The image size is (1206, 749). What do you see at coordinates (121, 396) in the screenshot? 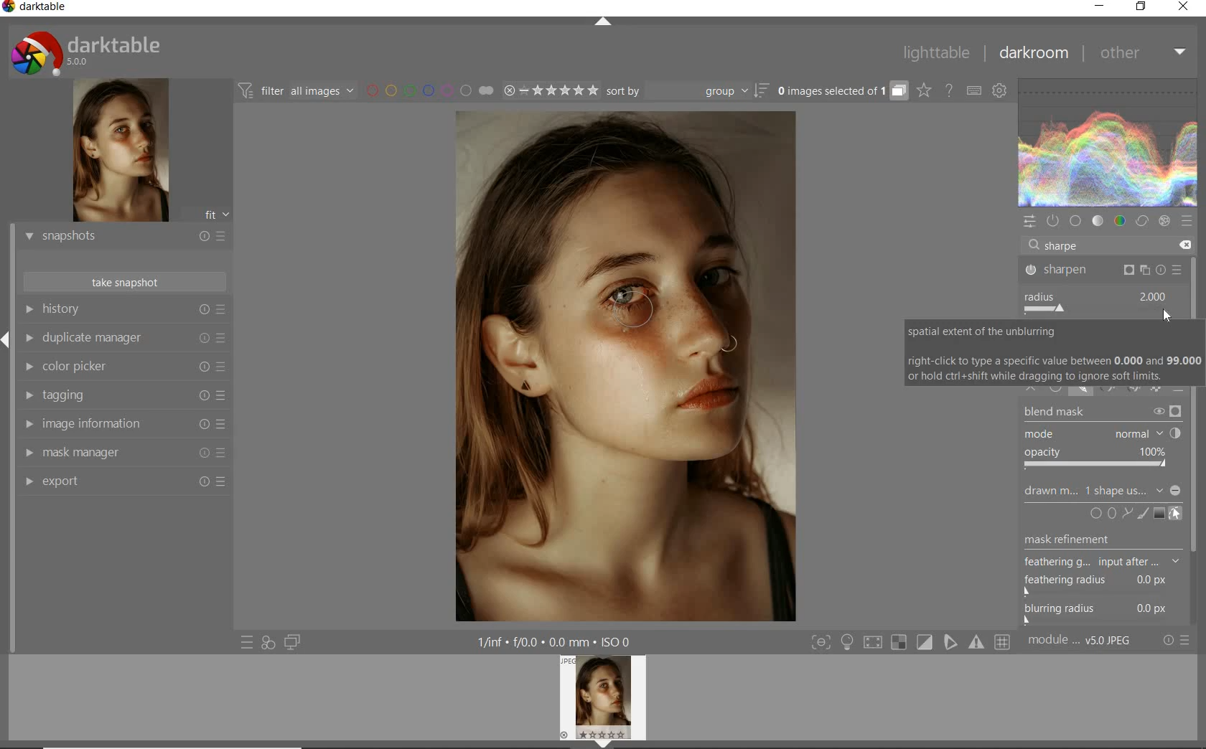
I see `tagging` at bounding box center [121, 396].